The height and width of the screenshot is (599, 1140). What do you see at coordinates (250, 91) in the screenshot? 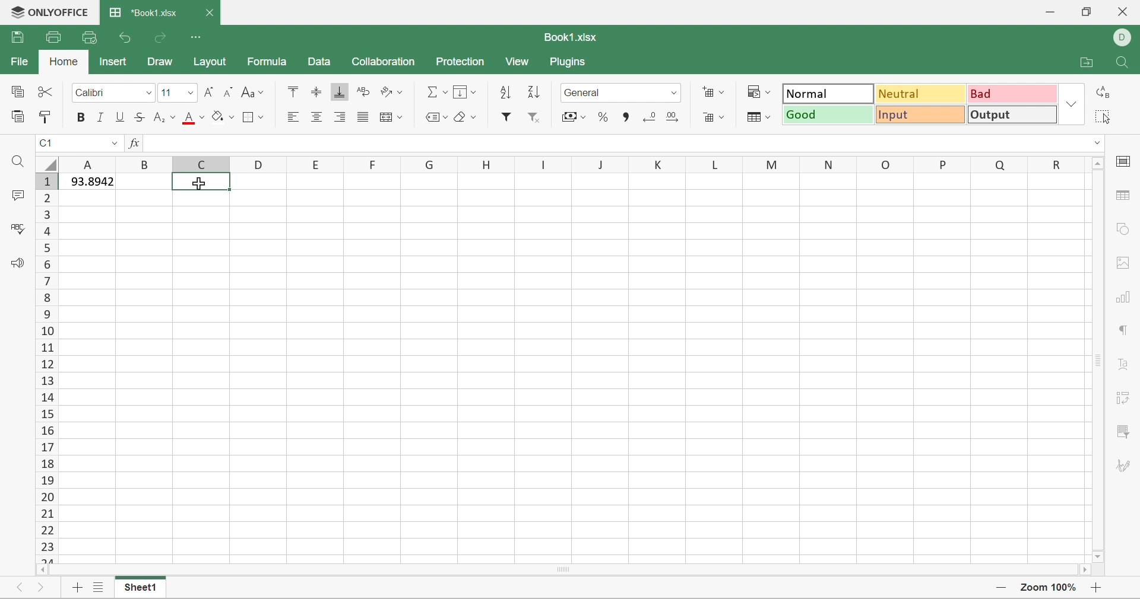
I see `Change case` at bounding box center [250, 91].